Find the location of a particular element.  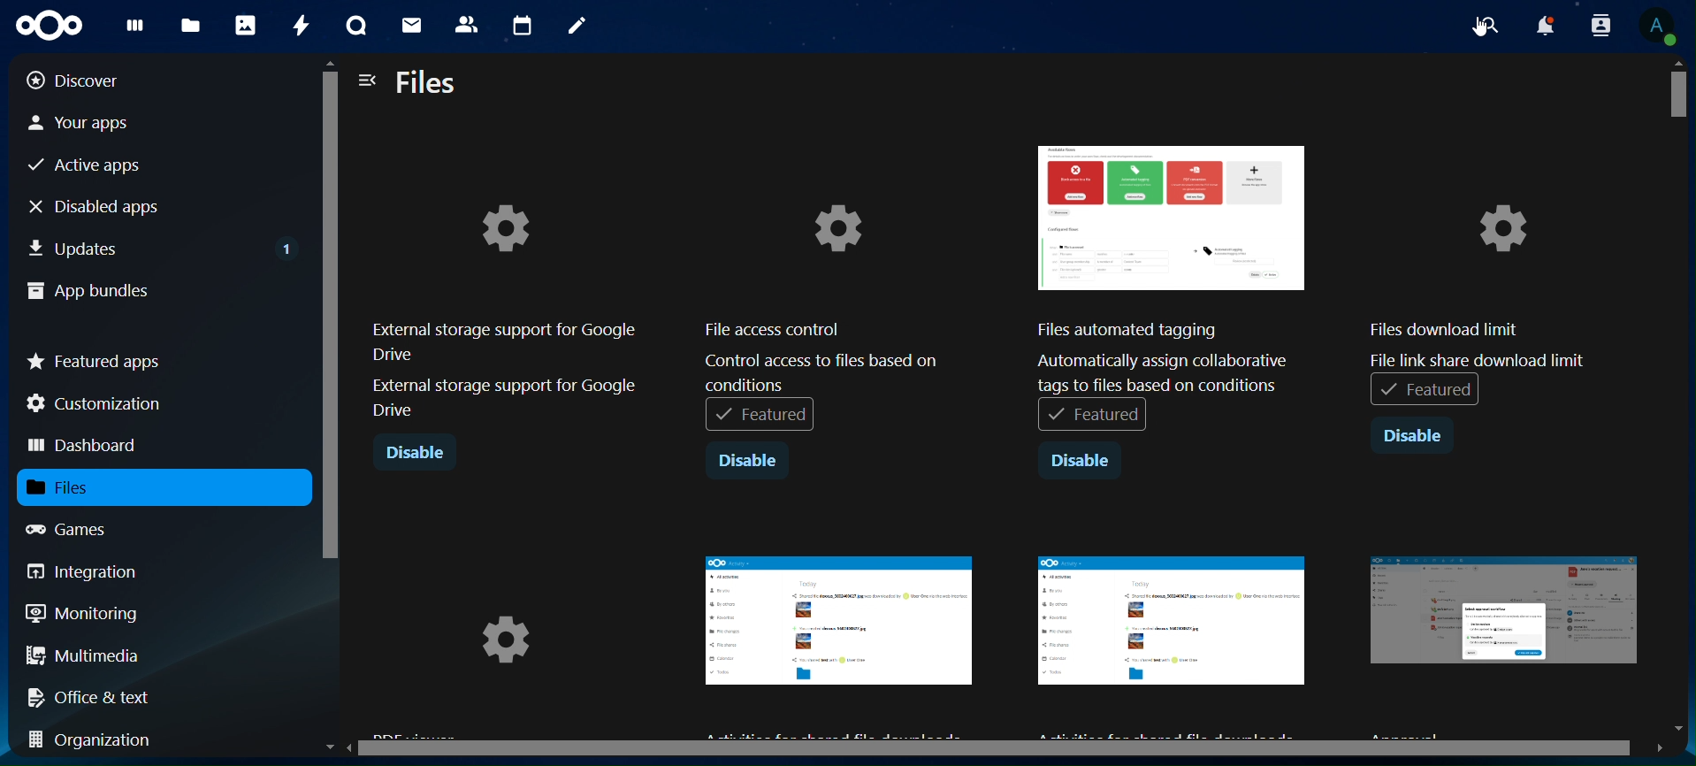

games is located at coordinates (83, 529).